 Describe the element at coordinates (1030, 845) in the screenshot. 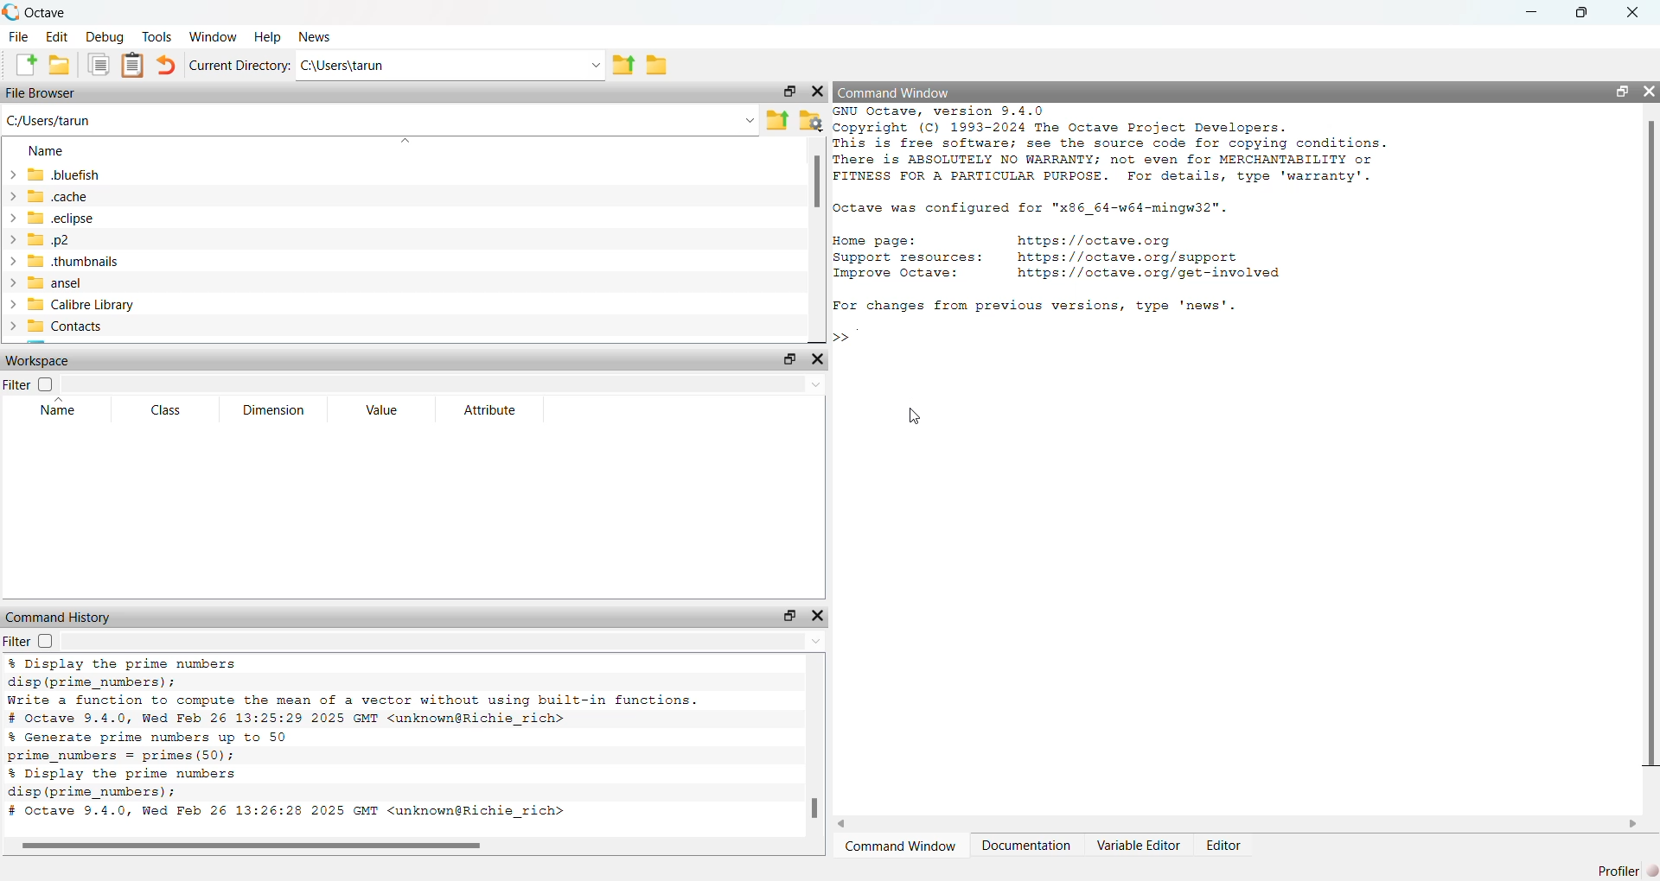

I see `Documentation` at that location.